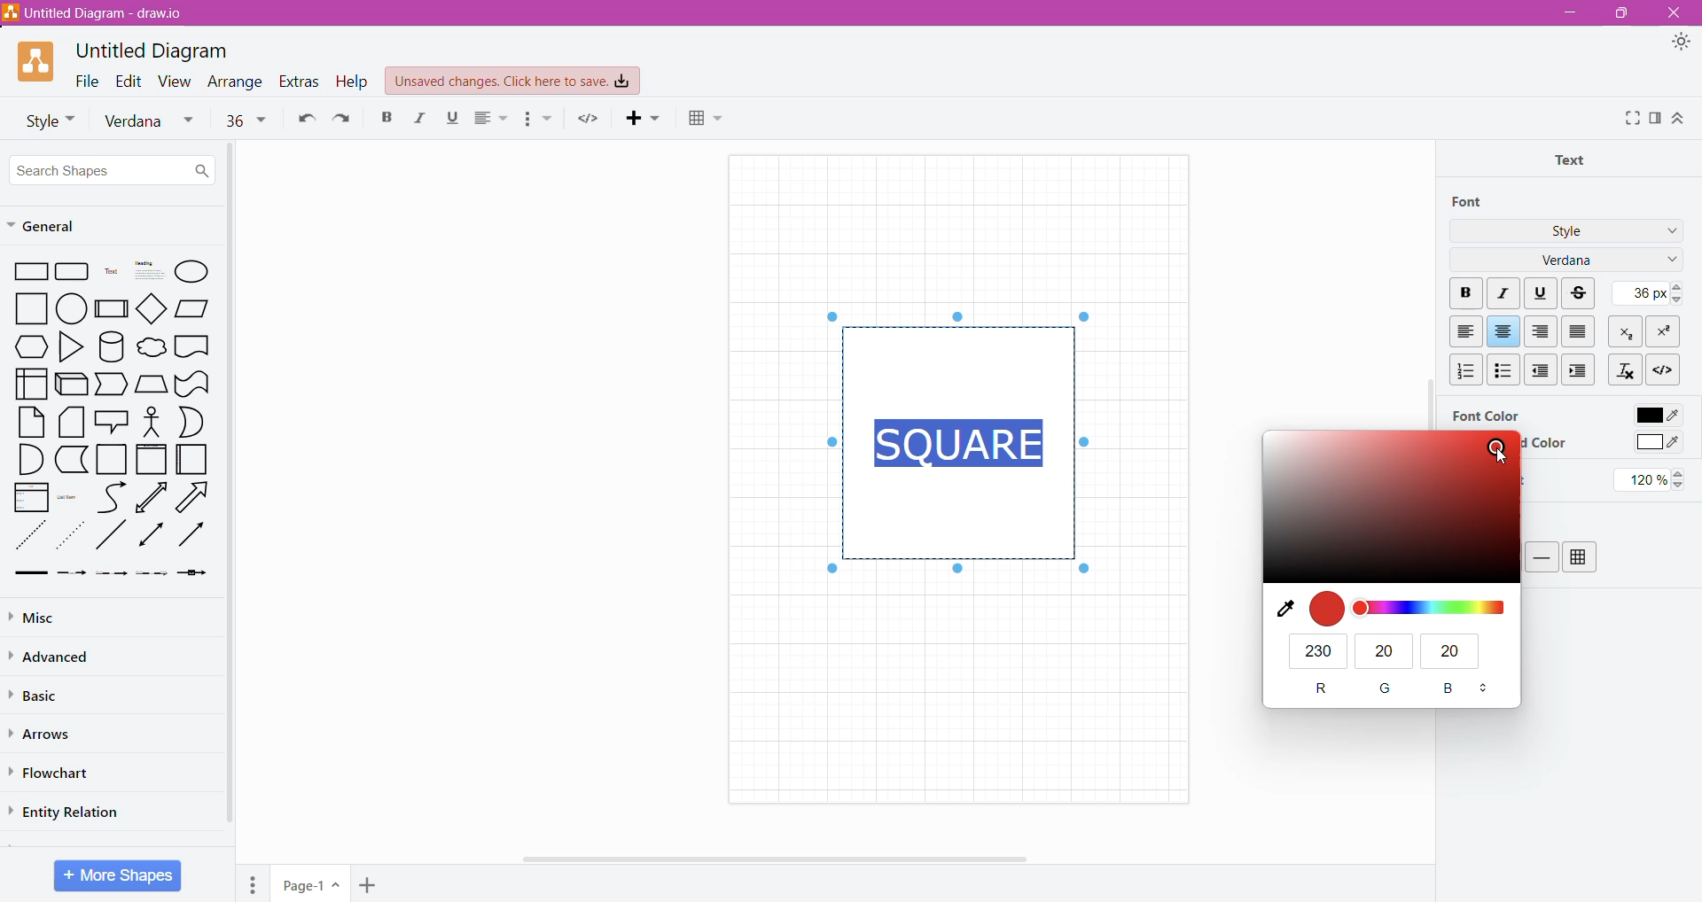 Image resolution: width=1702 pixels, height=902 pixels. What do you see at coordinates (591, 118) in the screenshot?
I see `HTML` at bounding box center [591, 118].